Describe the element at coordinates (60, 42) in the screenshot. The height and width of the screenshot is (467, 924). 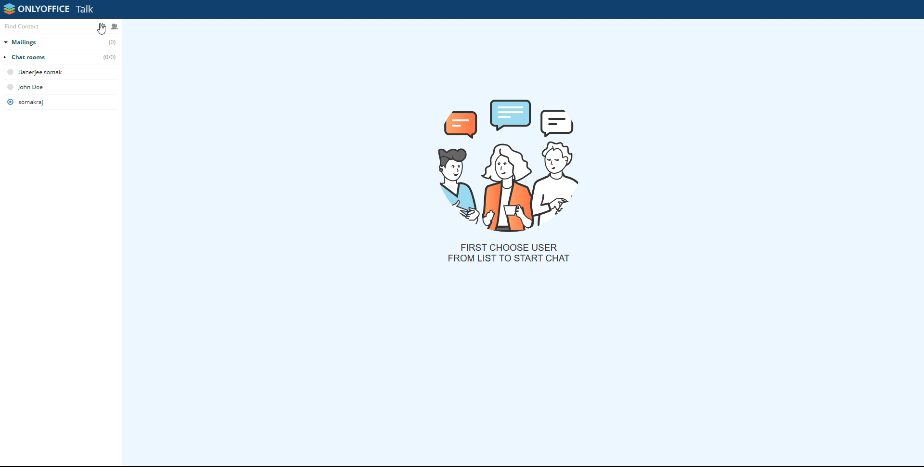
I see `mailings` at that location.